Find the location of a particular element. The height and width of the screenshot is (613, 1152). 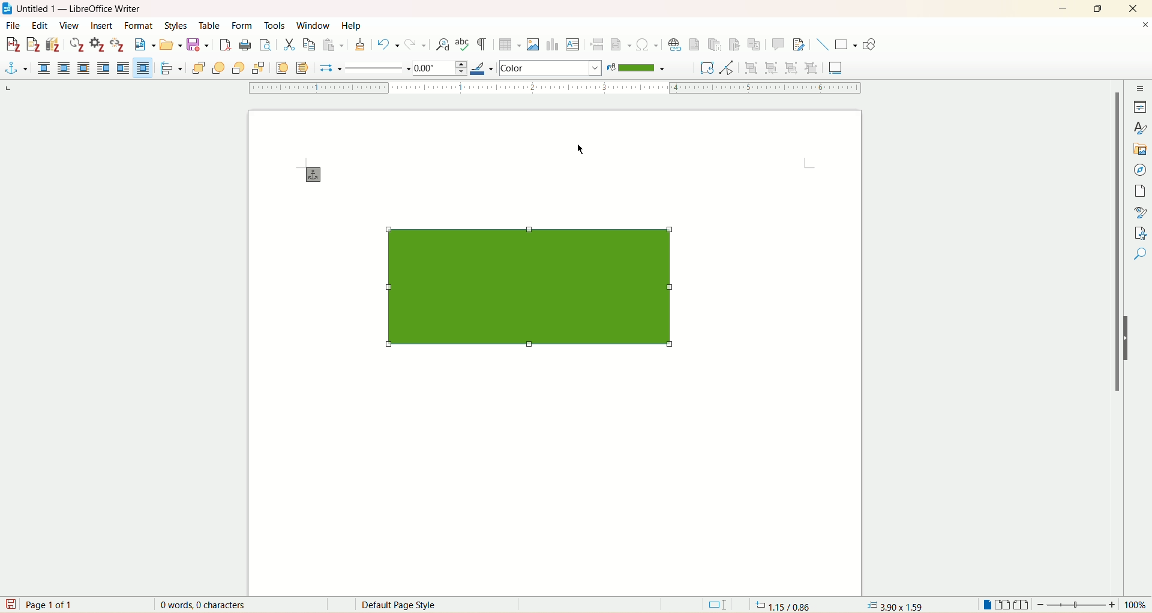

accessibility check is located at coordinates (1139, 254).